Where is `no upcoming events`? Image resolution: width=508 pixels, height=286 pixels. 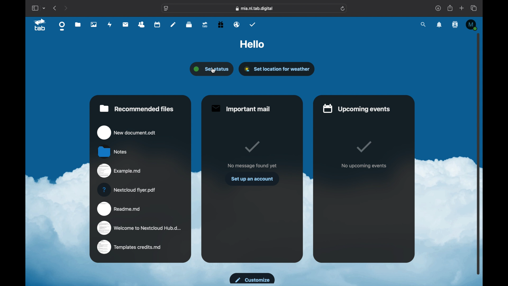 no upcoming events is located at coordinates (364, 166).